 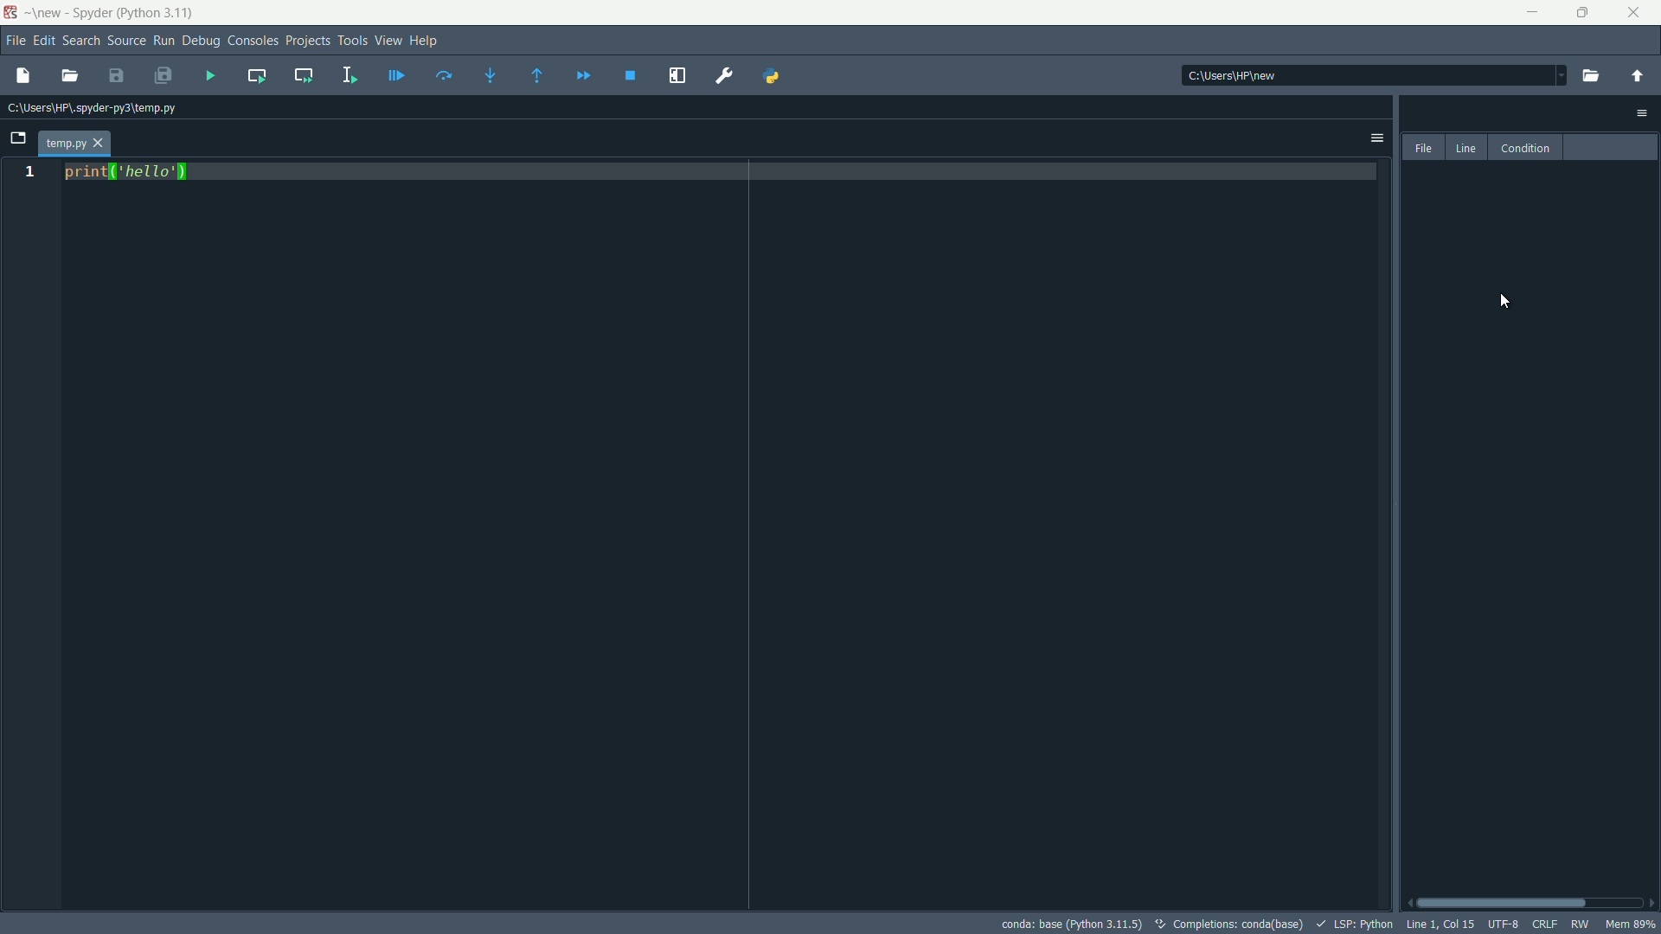 I want to click on c:\users\hp\.spyder-py3\temp.py, so click(x=89, y=109).